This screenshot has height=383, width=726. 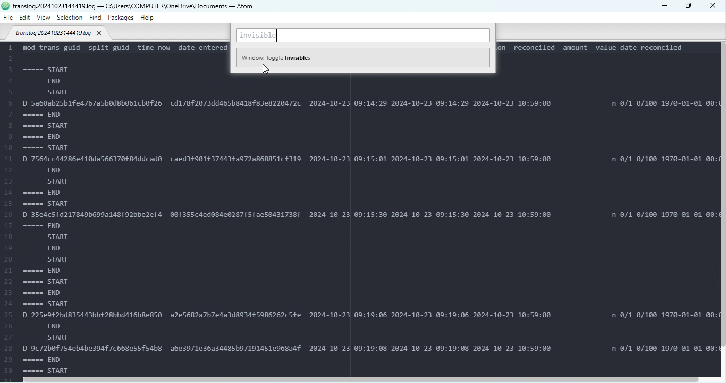 I want to click on Search bar, so click(x=364, y=36).